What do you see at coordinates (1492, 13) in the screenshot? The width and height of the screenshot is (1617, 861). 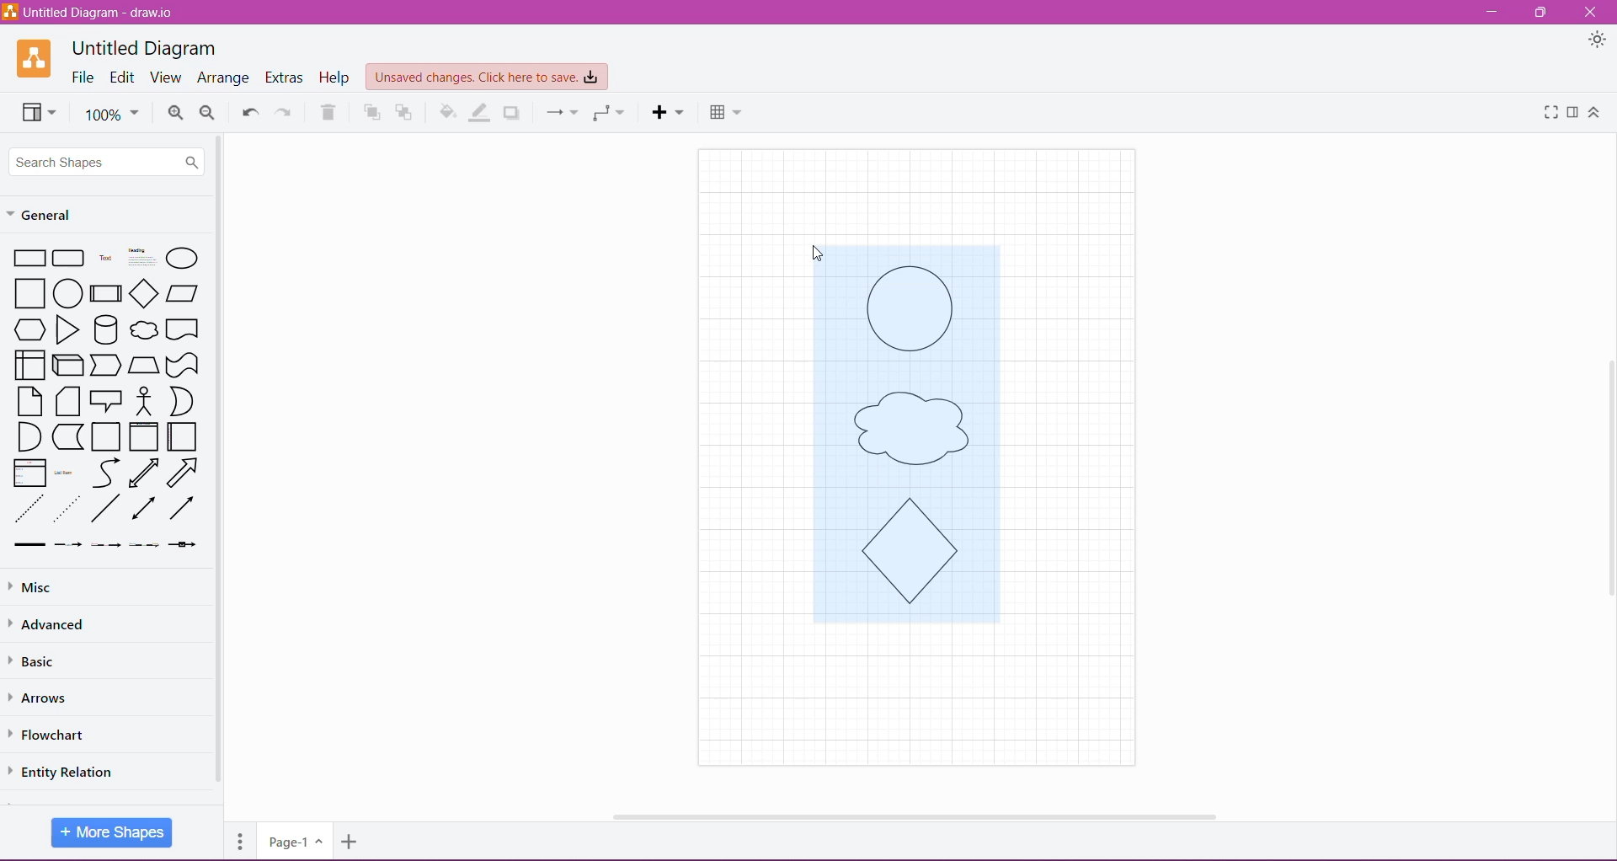 I see `Minimize` at bounding box center [1492, 13].